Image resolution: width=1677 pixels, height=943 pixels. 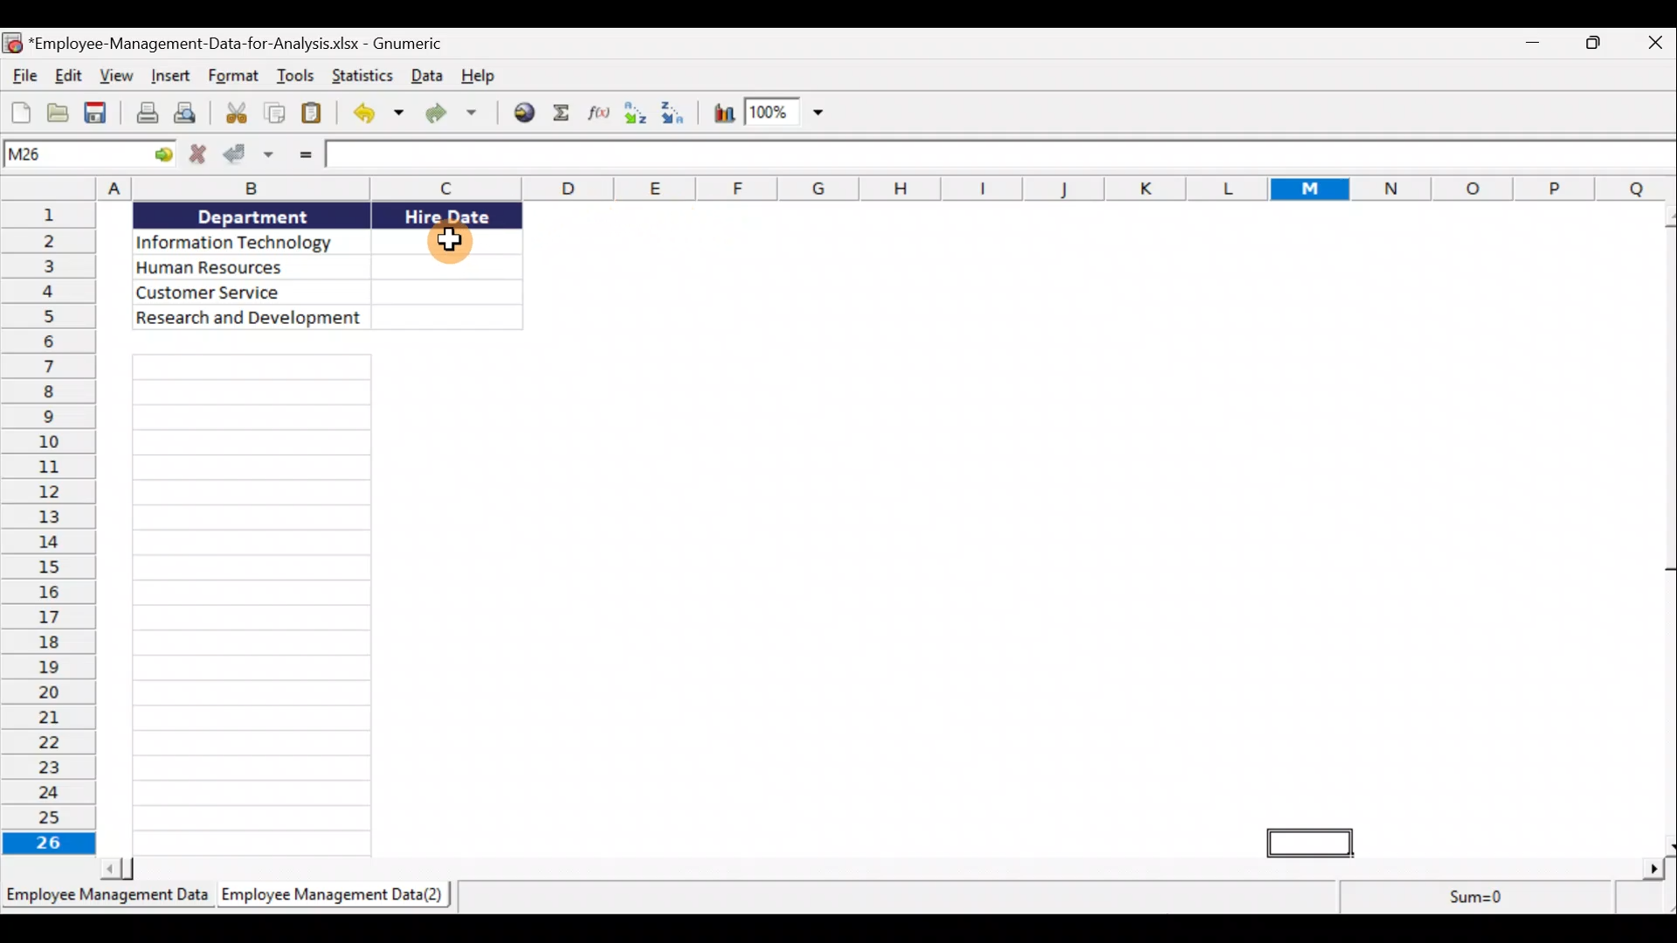 What do you see at coordinates (724, 113) in the screenshot?
I see `Insert a chart` at bounding box center [724, 113].